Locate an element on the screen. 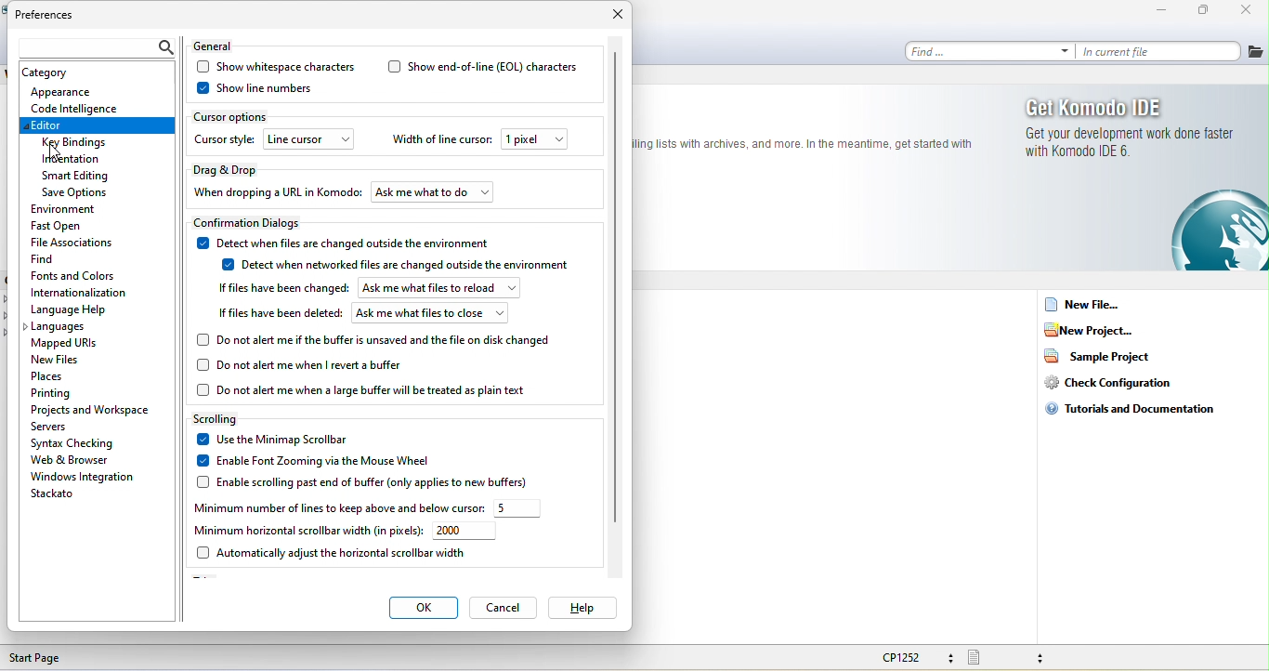  when dropping a url in komodo is located at coordinates (277, 191).